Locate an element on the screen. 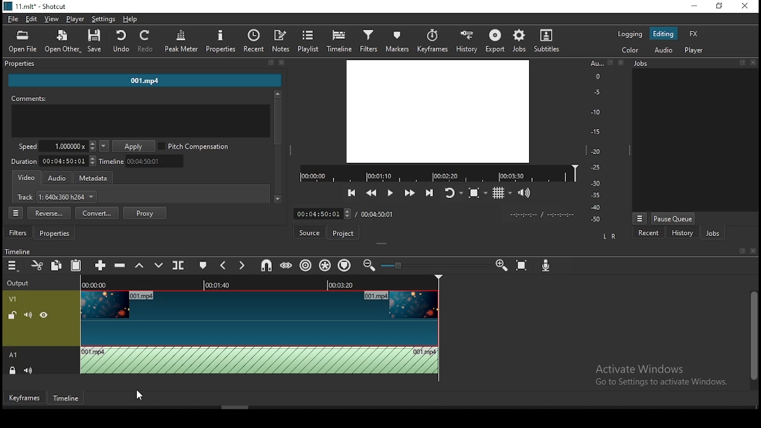  paste is located at coordinates (76, 266).